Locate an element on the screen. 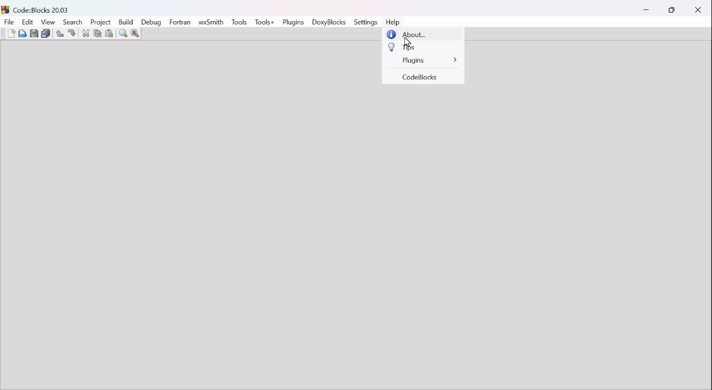 This screenshot has height=390, width=712. Find is located at coordinates (121, 33).